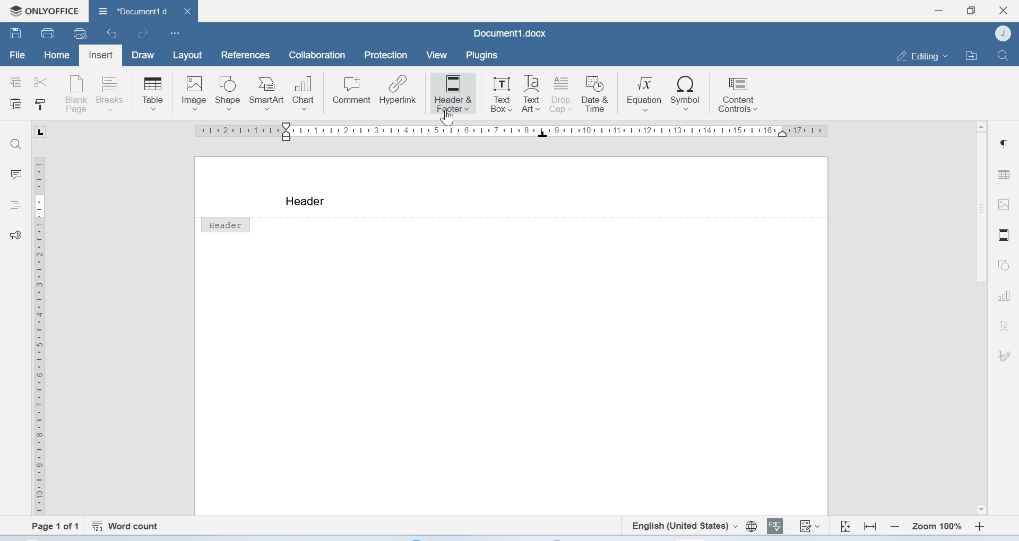  Describe the element at coordinates (972, 10) in the screenshot. I see `Maximize` at that location.